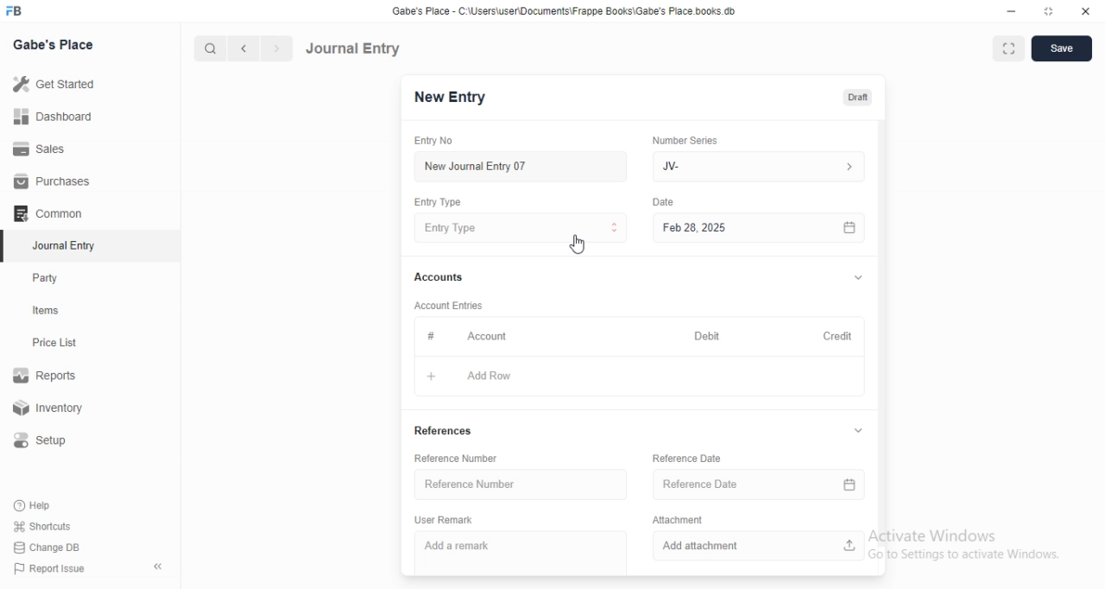 The image size is (1105, 589). Describe the element at coordinates (479, 339) in the screenshot. I see `# Account` at that location.